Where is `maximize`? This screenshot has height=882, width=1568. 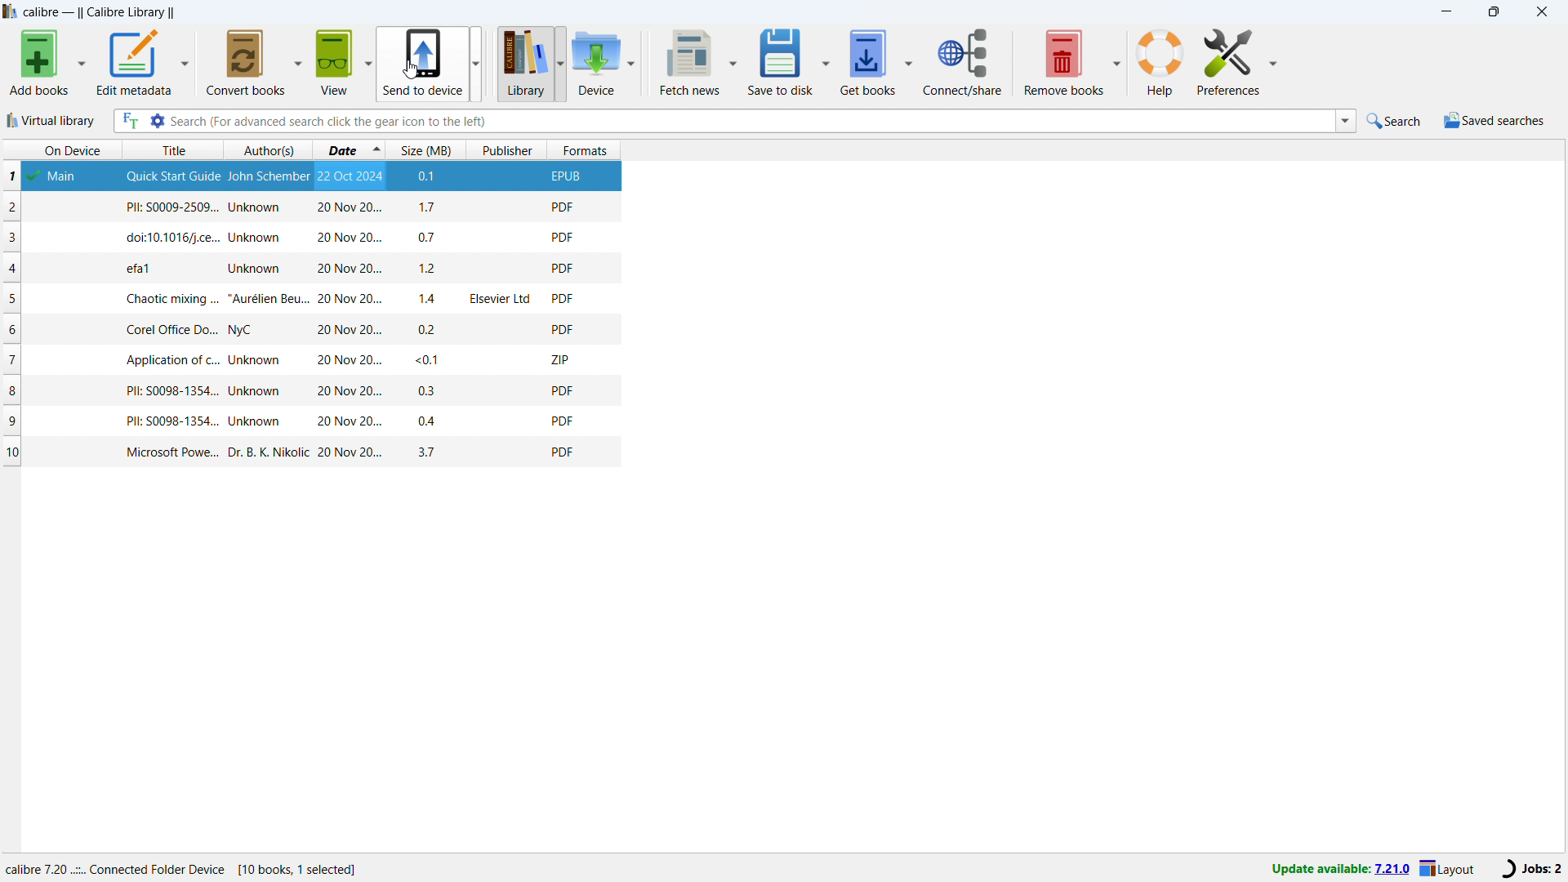 maximize is located at coordinates (1493, 12).